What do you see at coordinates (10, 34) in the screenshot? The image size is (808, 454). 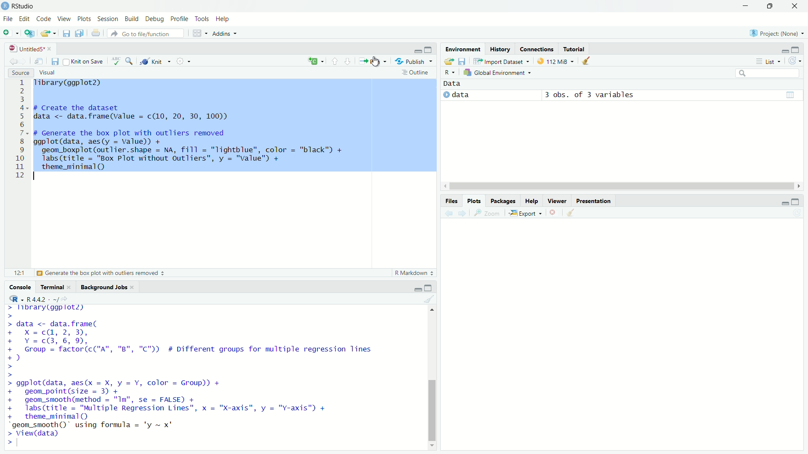 I see `add` at bounding box center [10, 34].